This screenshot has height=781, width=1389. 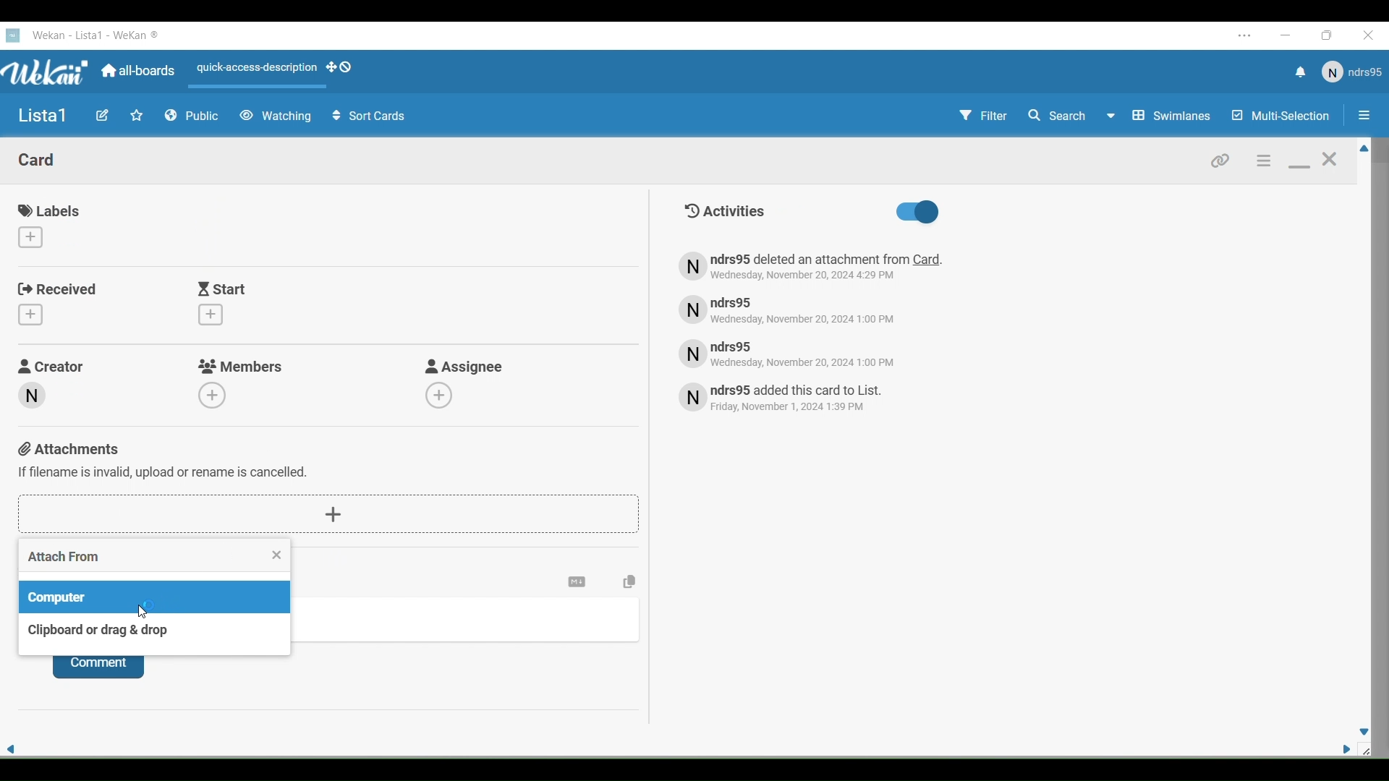 I want to click on Text, so click(x=802, y=353).